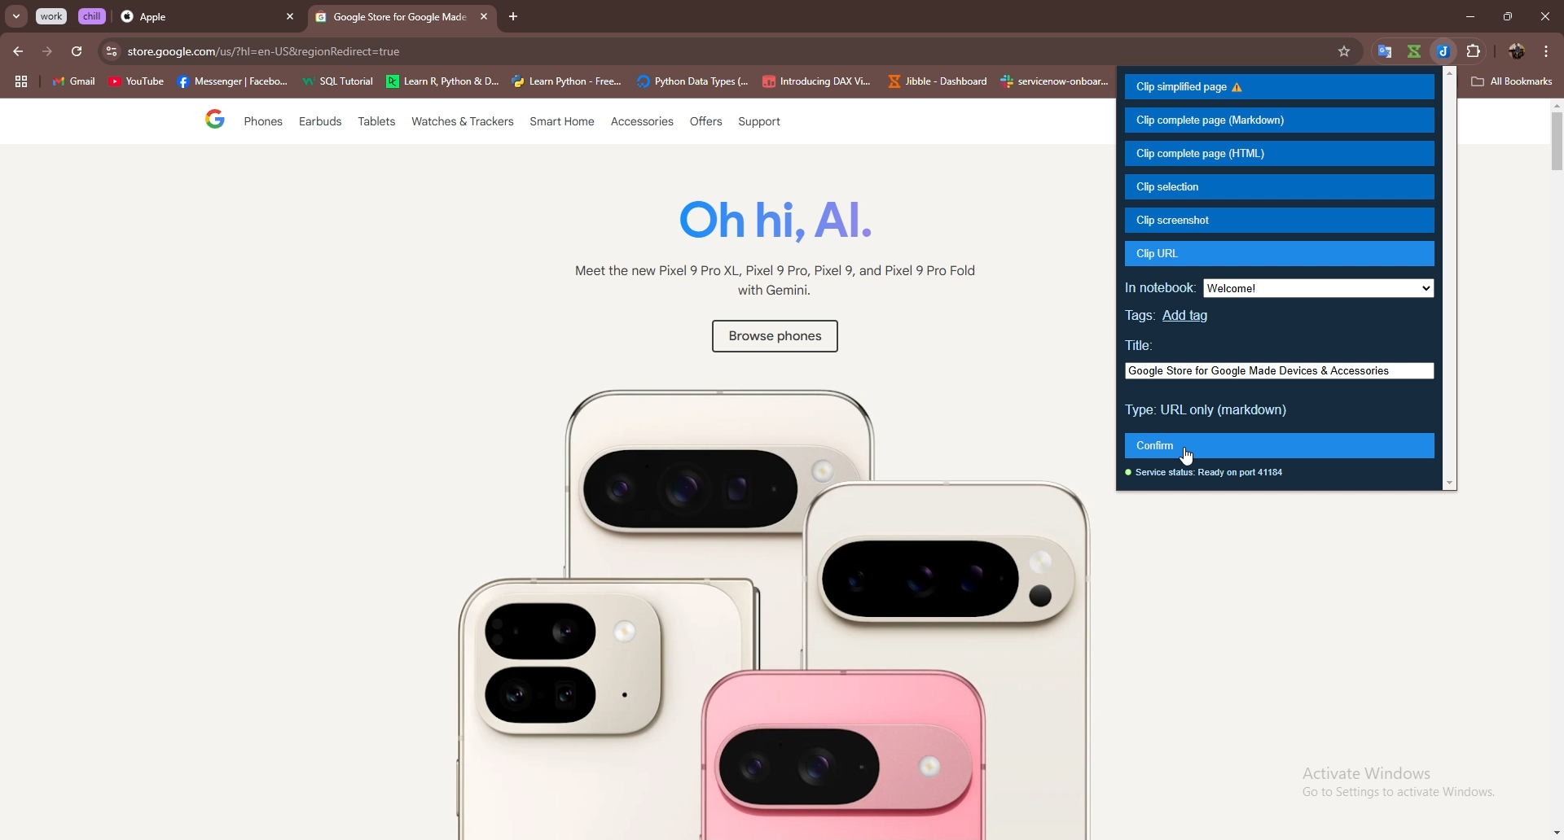 The height and width of the screenshot is (840, 1564). Describe the element at coordinates (1189, 315) in the screenshot. I see `add tag` at that location.